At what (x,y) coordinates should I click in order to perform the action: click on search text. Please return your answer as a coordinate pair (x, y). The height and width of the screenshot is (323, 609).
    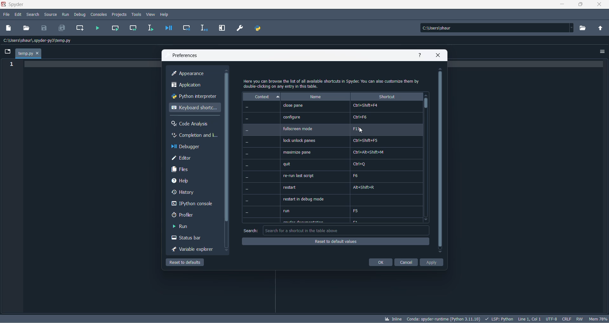
    Looking at the image, I should click on (250, 231).